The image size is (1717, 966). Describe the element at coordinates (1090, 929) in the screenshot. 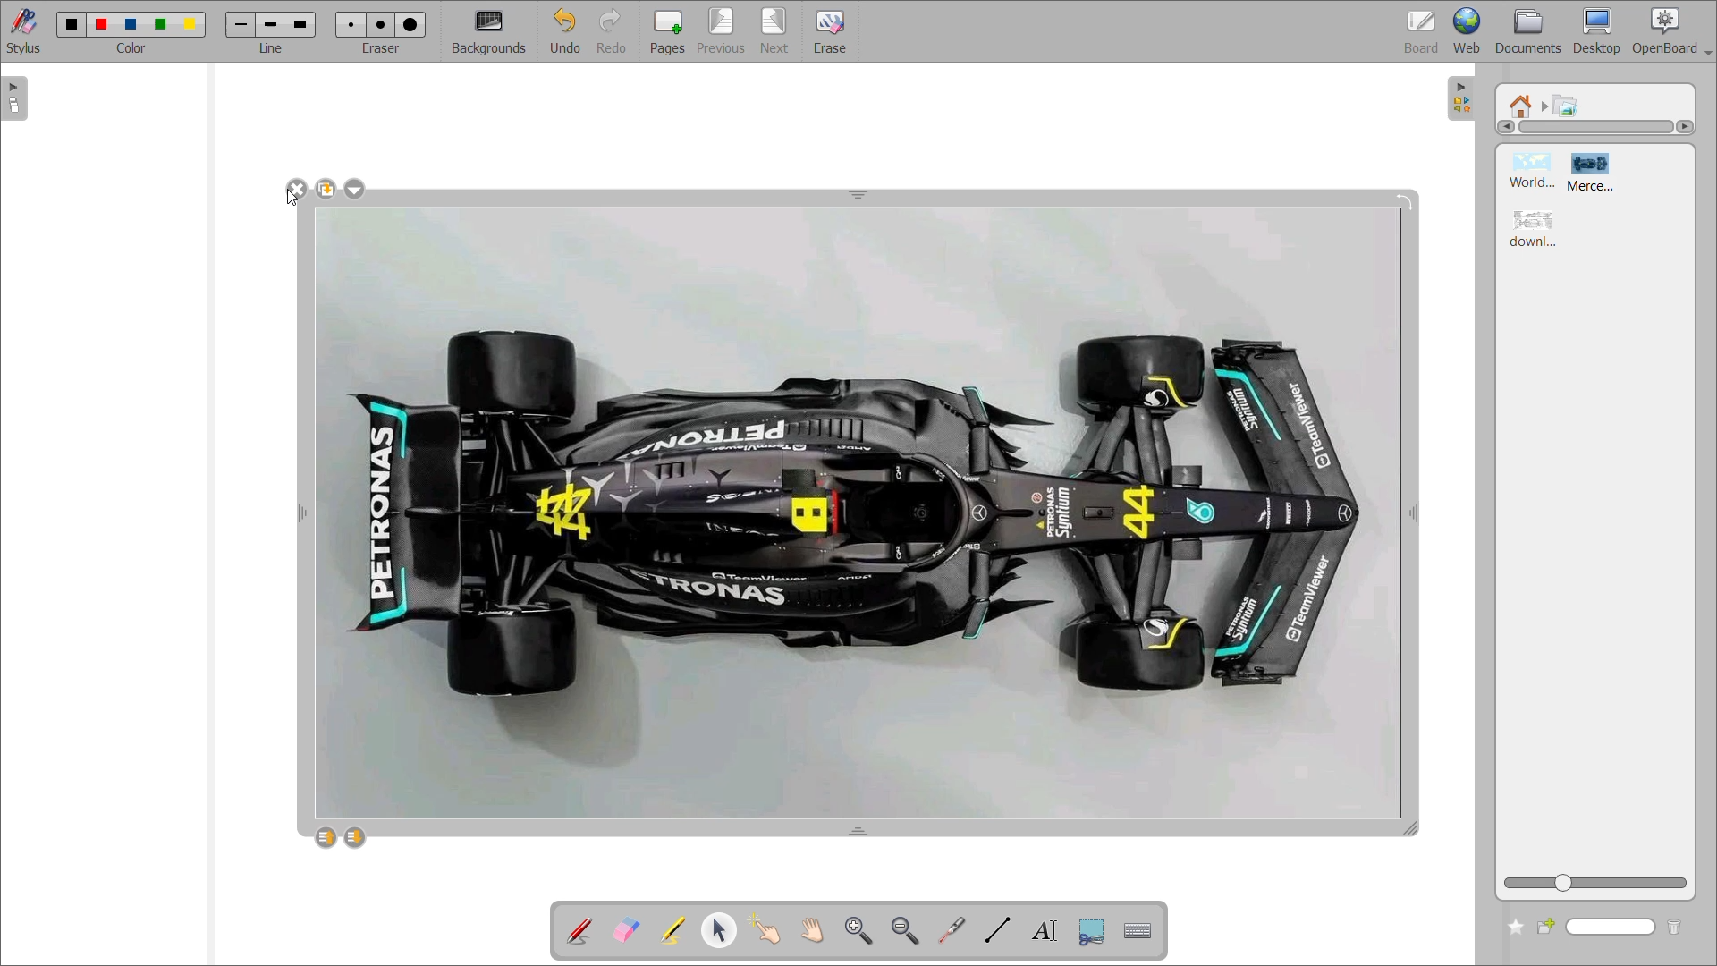

I see `capture part of the screen` at that location.